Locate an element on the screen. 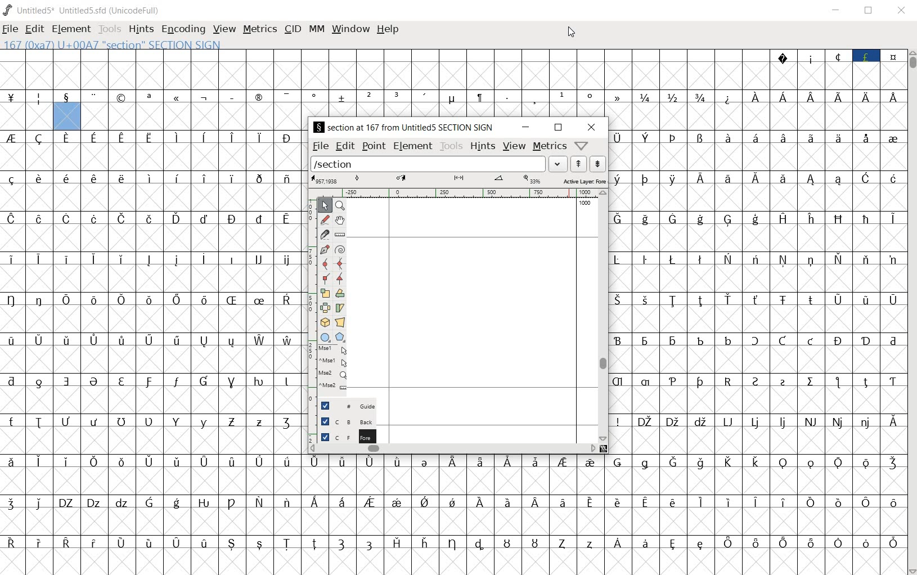 The image size is (917, 575). empty cells is located at coordinates (757, 441).